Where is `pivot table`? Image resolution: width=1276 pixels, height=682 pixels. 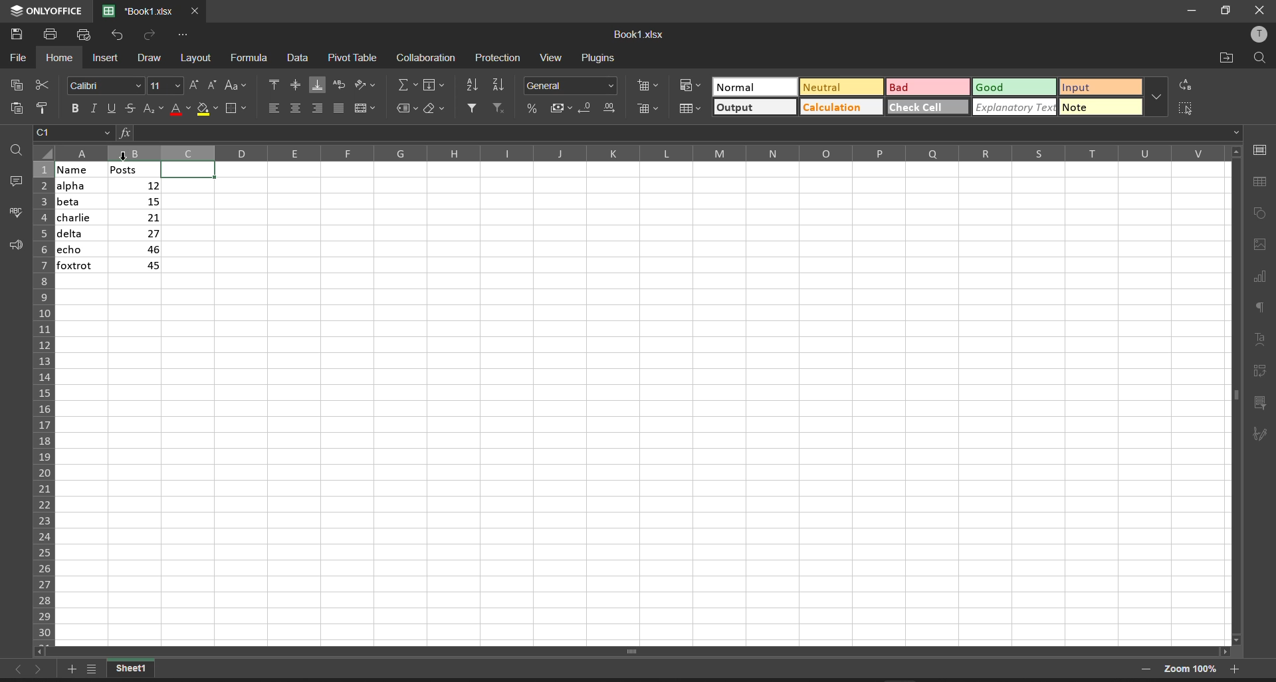
pivot table is located at coordinates (355, 57).